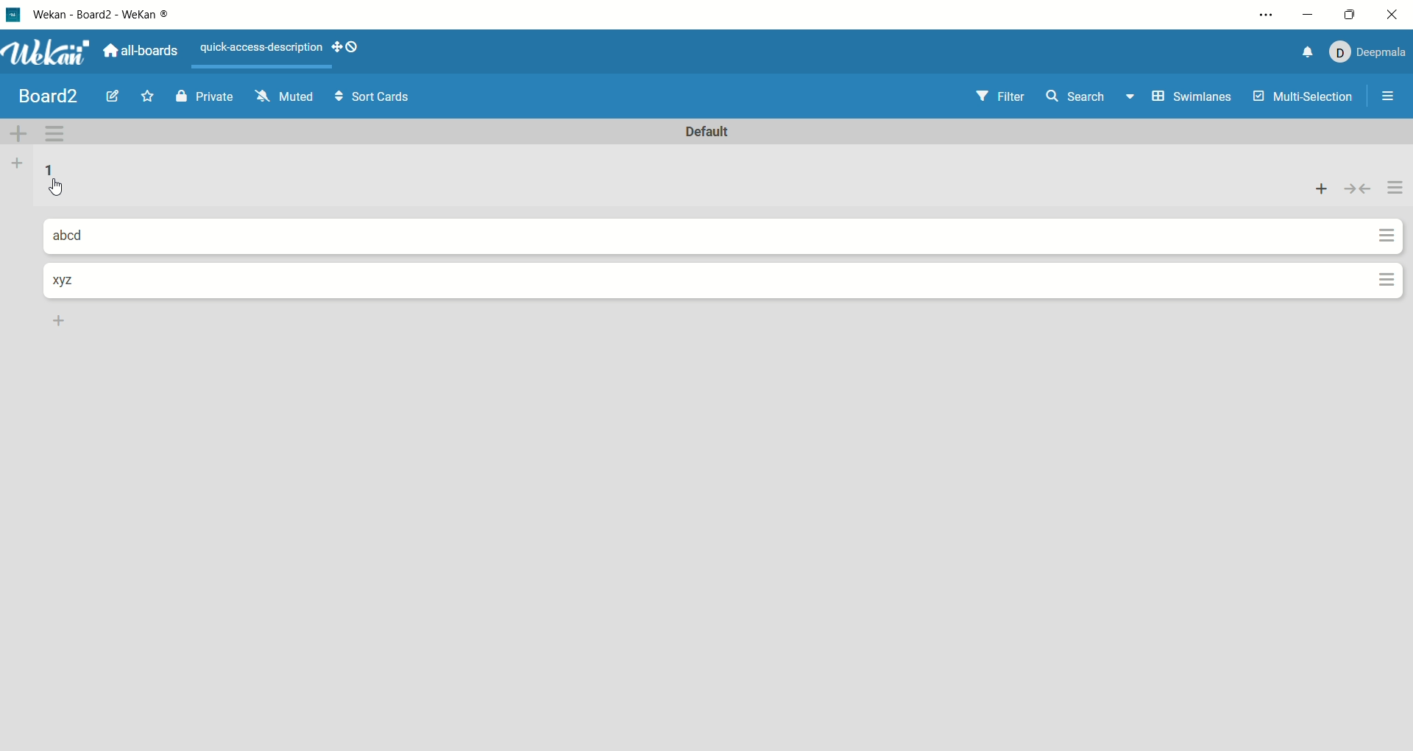 Image resolution: width=1413 pixels, height=751 pixels. I want to click on text, so click(259, 50).